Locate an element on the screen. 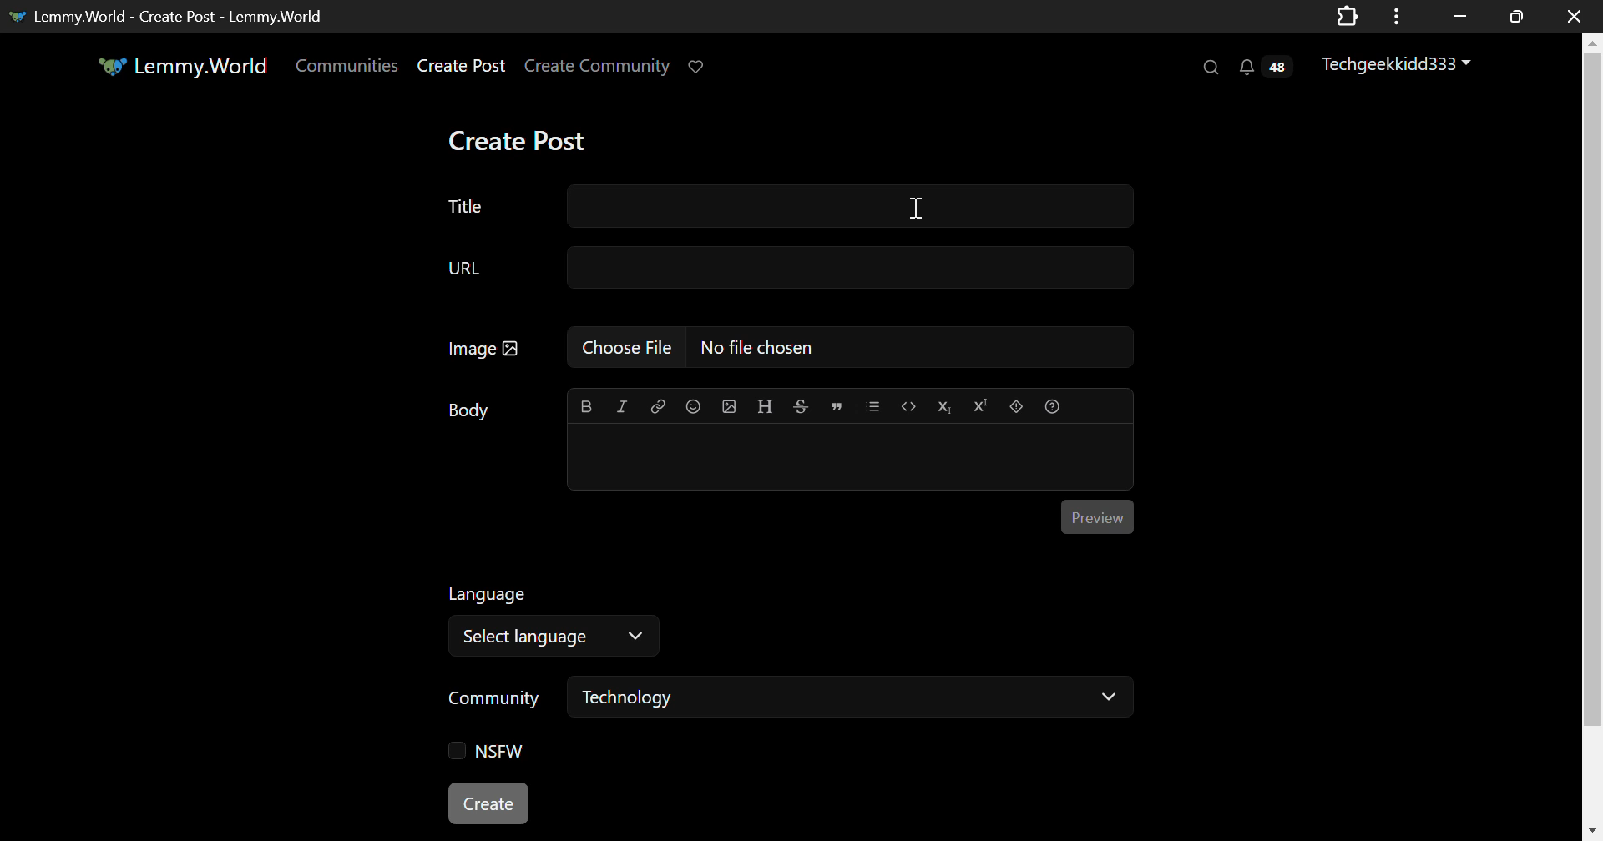 Image resolution: width=1603 pixels, height=841 pixels. Title is located at coordinates (790, 205).